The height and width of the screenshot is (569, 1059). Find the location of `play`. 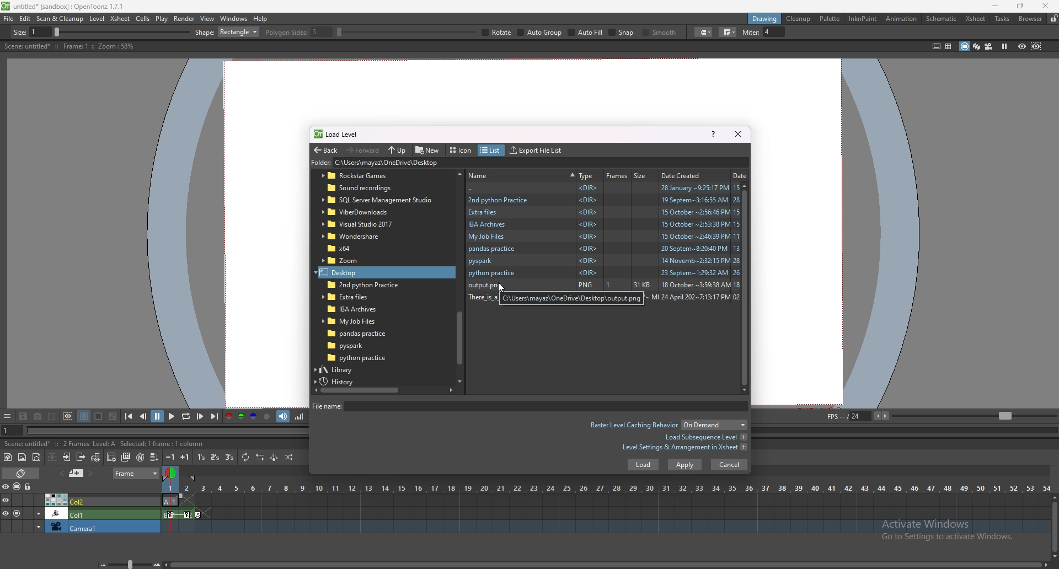

play is located at coordinates (162, 19).